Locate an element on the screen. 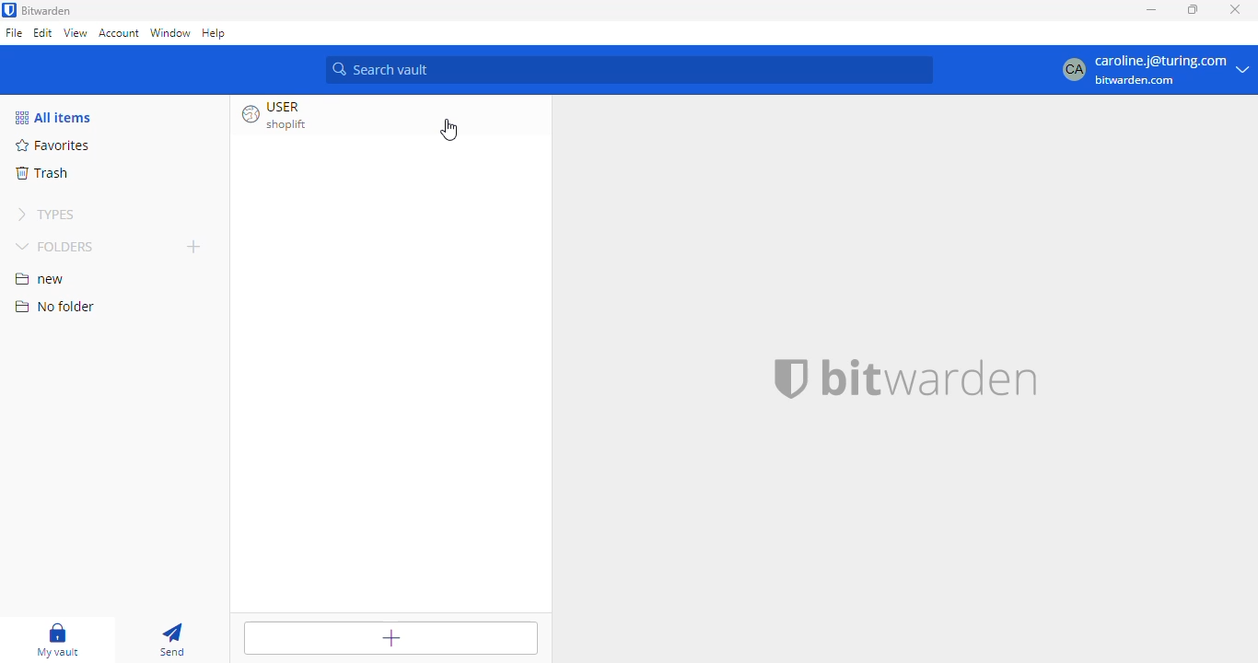  add folder is located at coordinates (194, 246).